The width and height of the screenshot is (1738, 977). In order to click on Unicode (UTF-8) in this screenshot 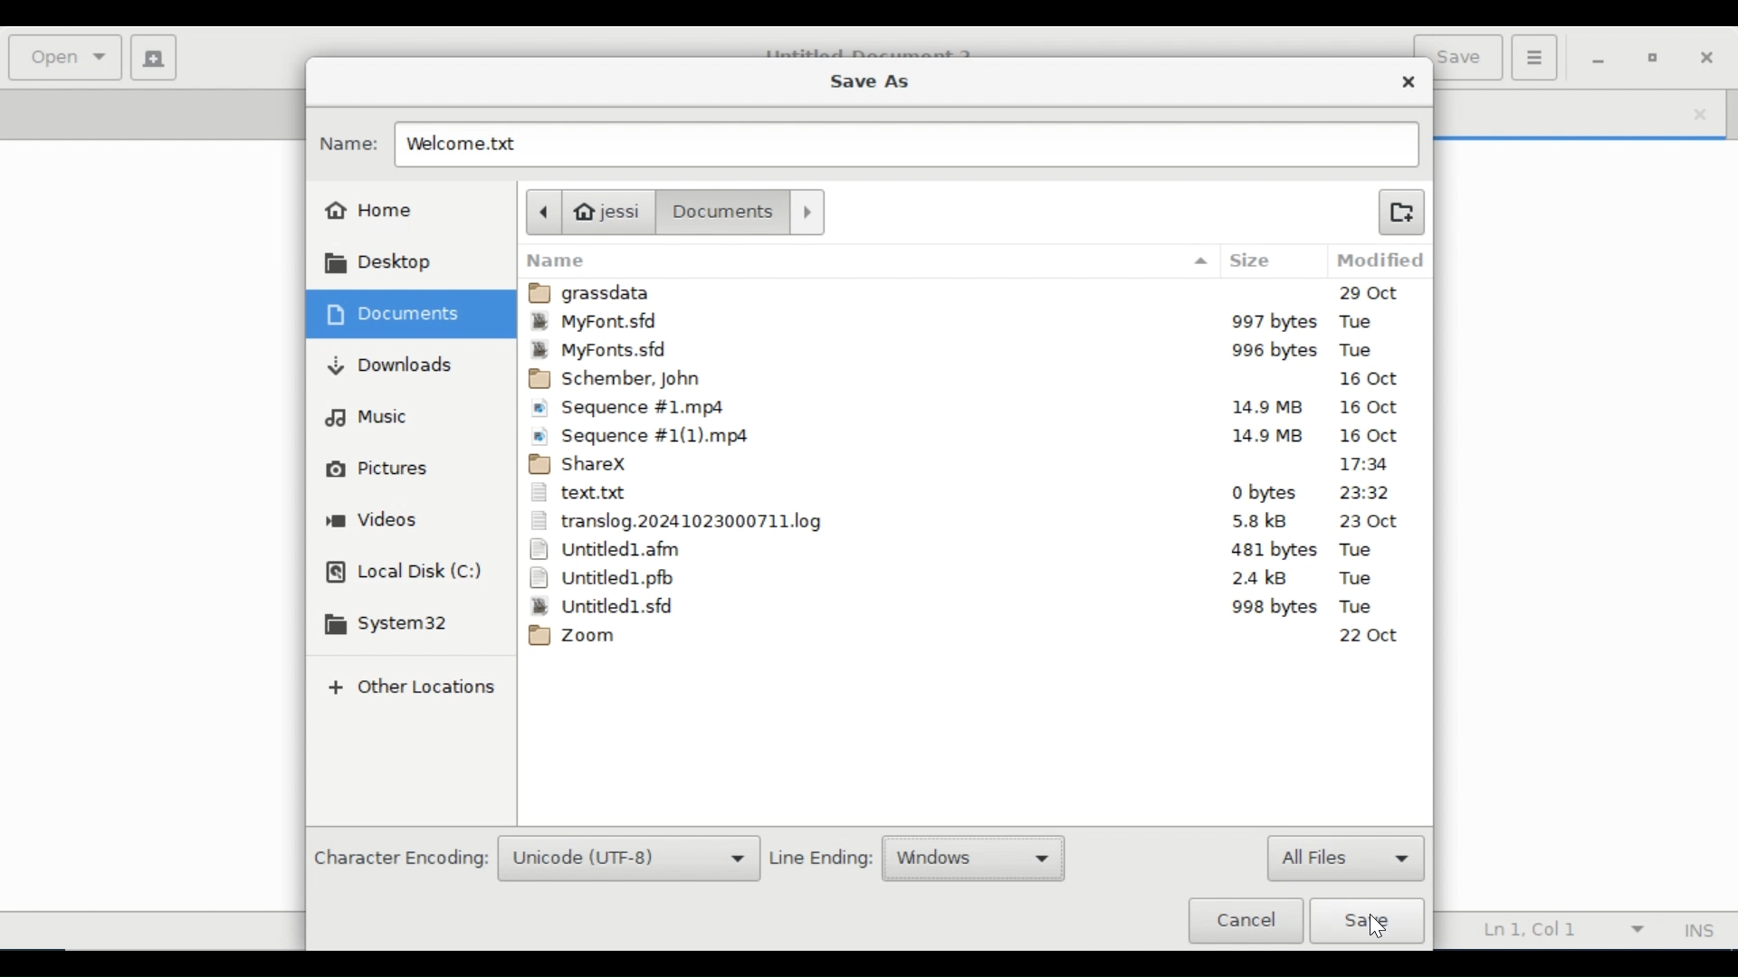, I will do `click(628, 859)`.